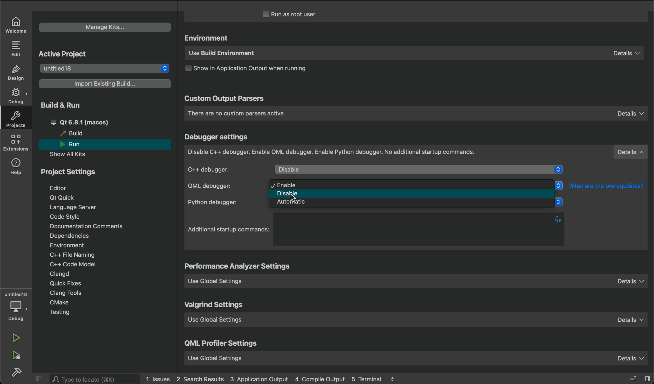 The width and height of the screenshot is (654, 384). I want to click on manage kits, so click(103, 26).